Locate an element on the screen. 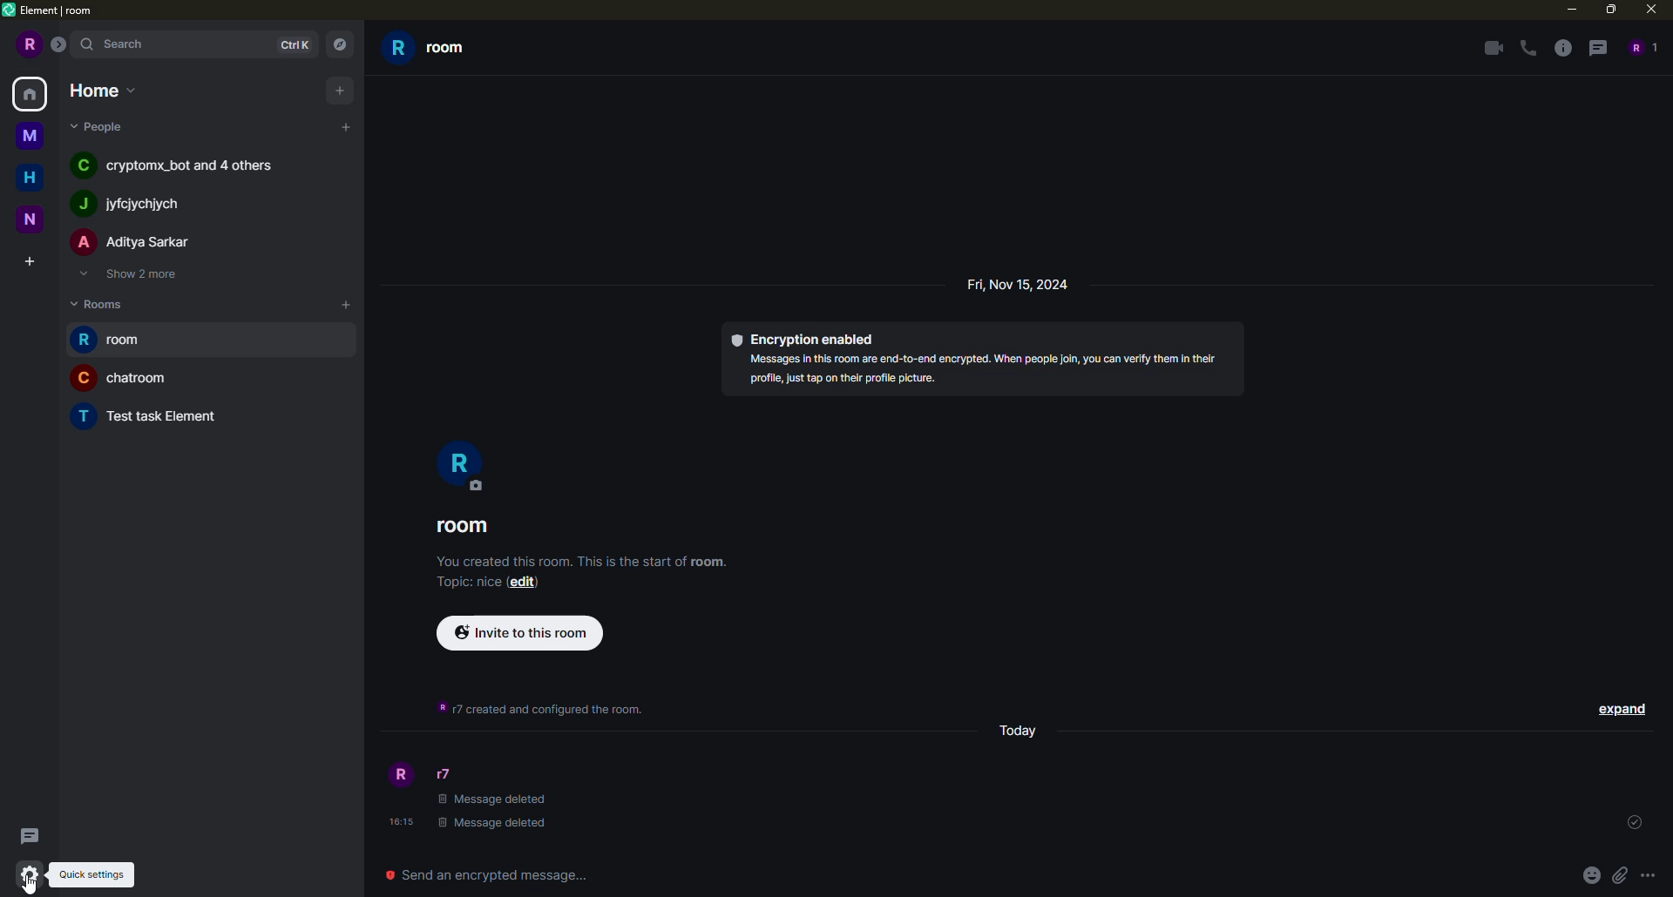 This screenshot has height=897, width=1673. element is located at coordinates (51, 11).